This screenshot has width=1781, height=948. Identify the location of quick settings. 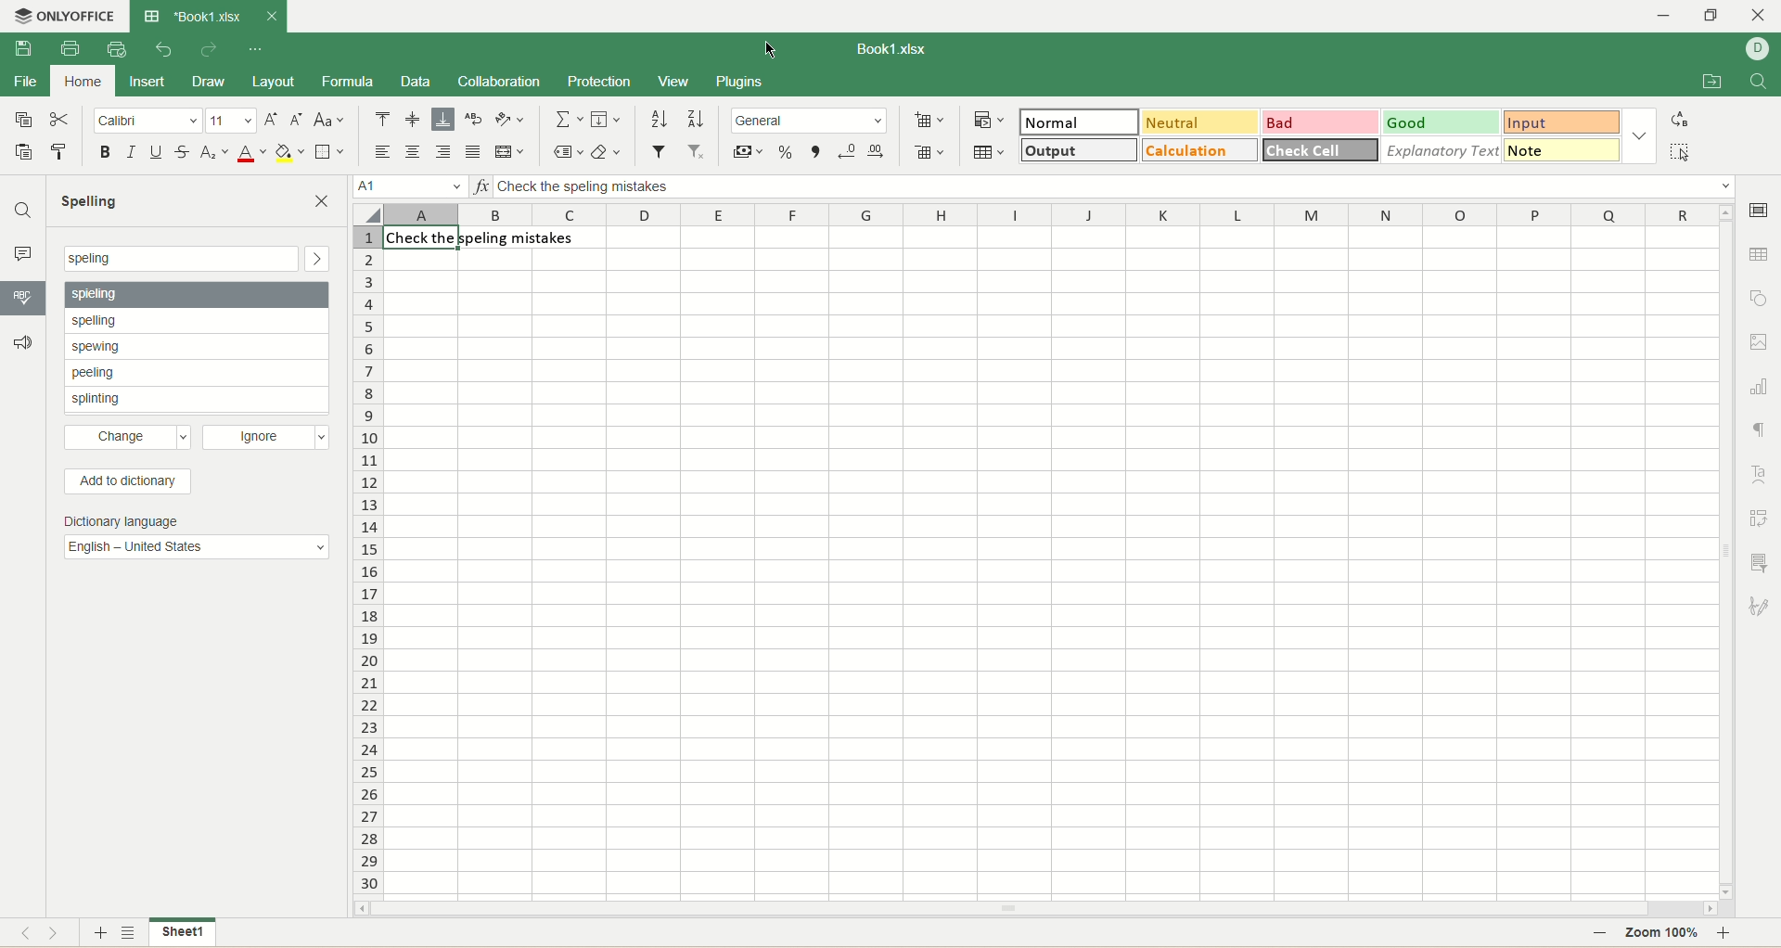
(259, 48).